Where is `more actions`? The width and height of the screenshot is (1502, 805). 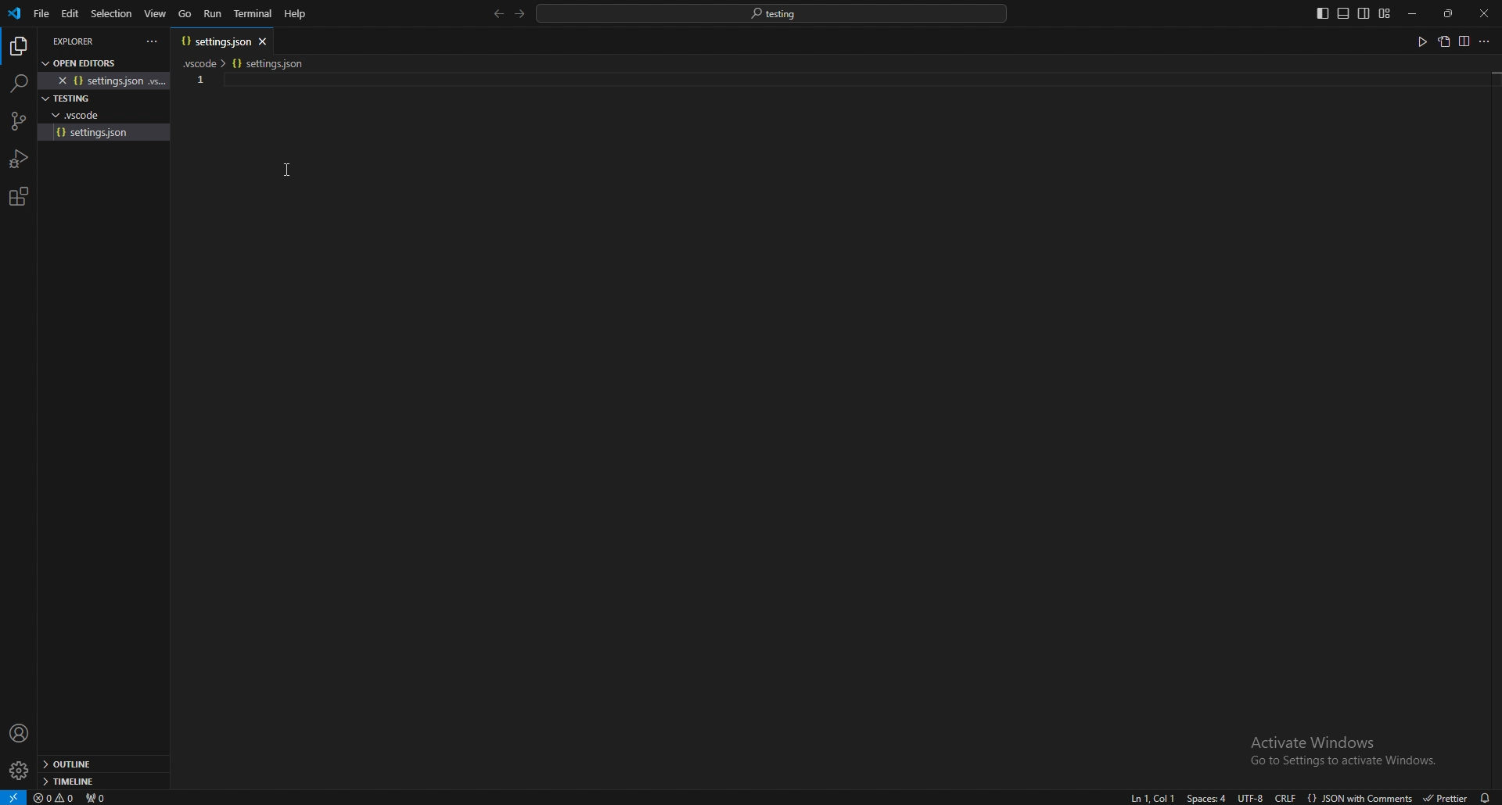
more actions is located at coordinates (1483, 42).